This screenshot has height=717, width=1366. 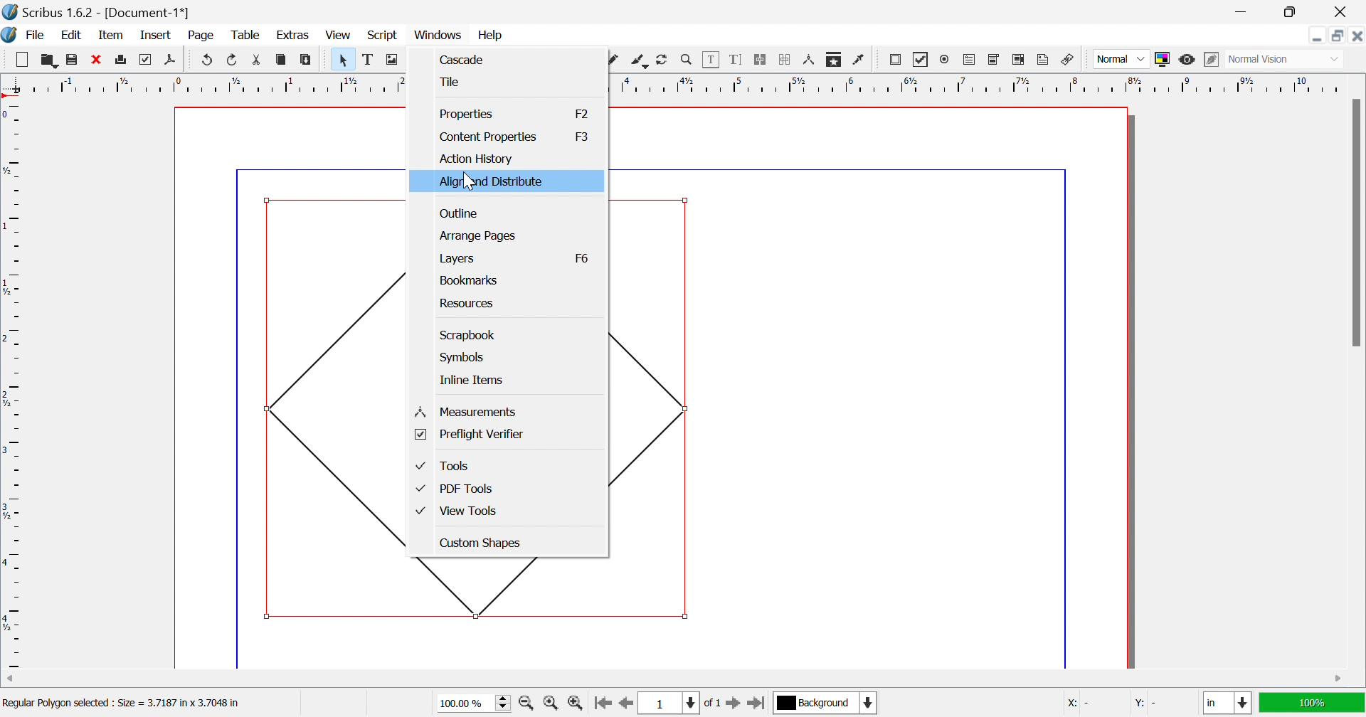 I want to click on Save, so click(x=69, y=58).